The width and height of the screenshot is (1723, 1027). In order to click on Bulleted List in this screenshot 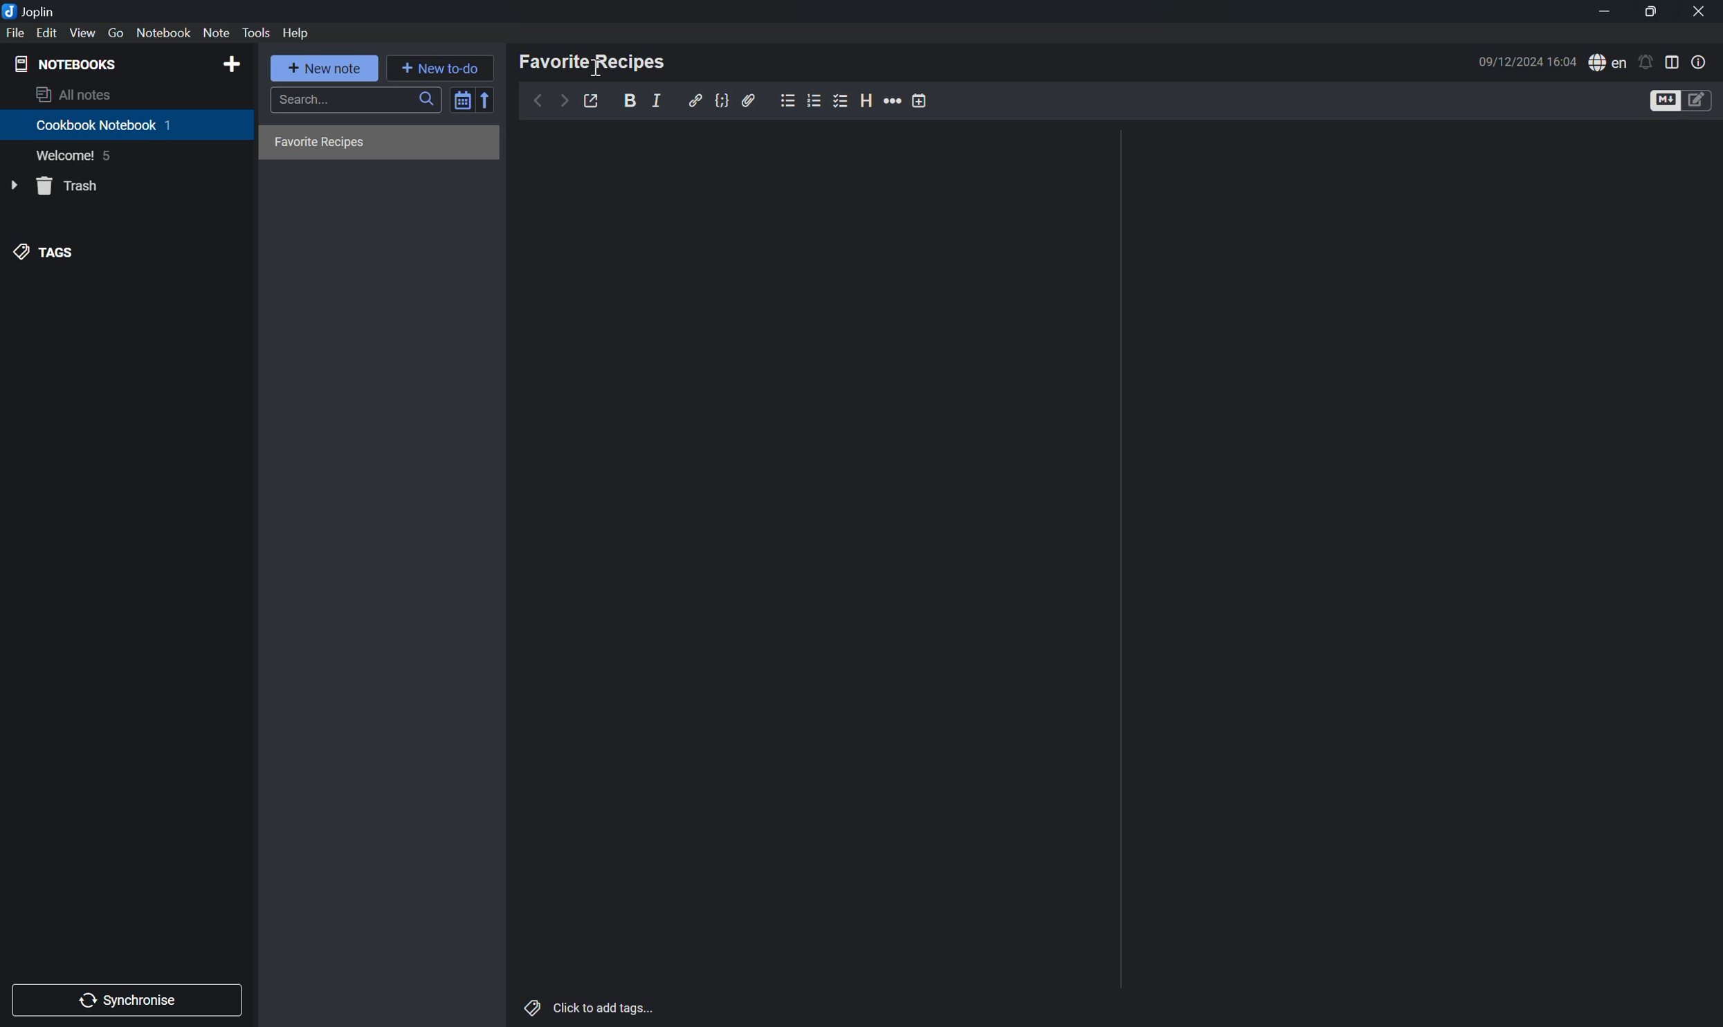, I will do `click(785, 102)`.